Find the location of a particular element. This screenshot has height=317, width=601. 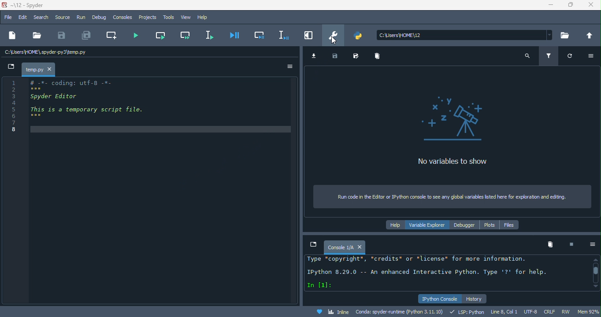

files is located at coordinates (509, 225).